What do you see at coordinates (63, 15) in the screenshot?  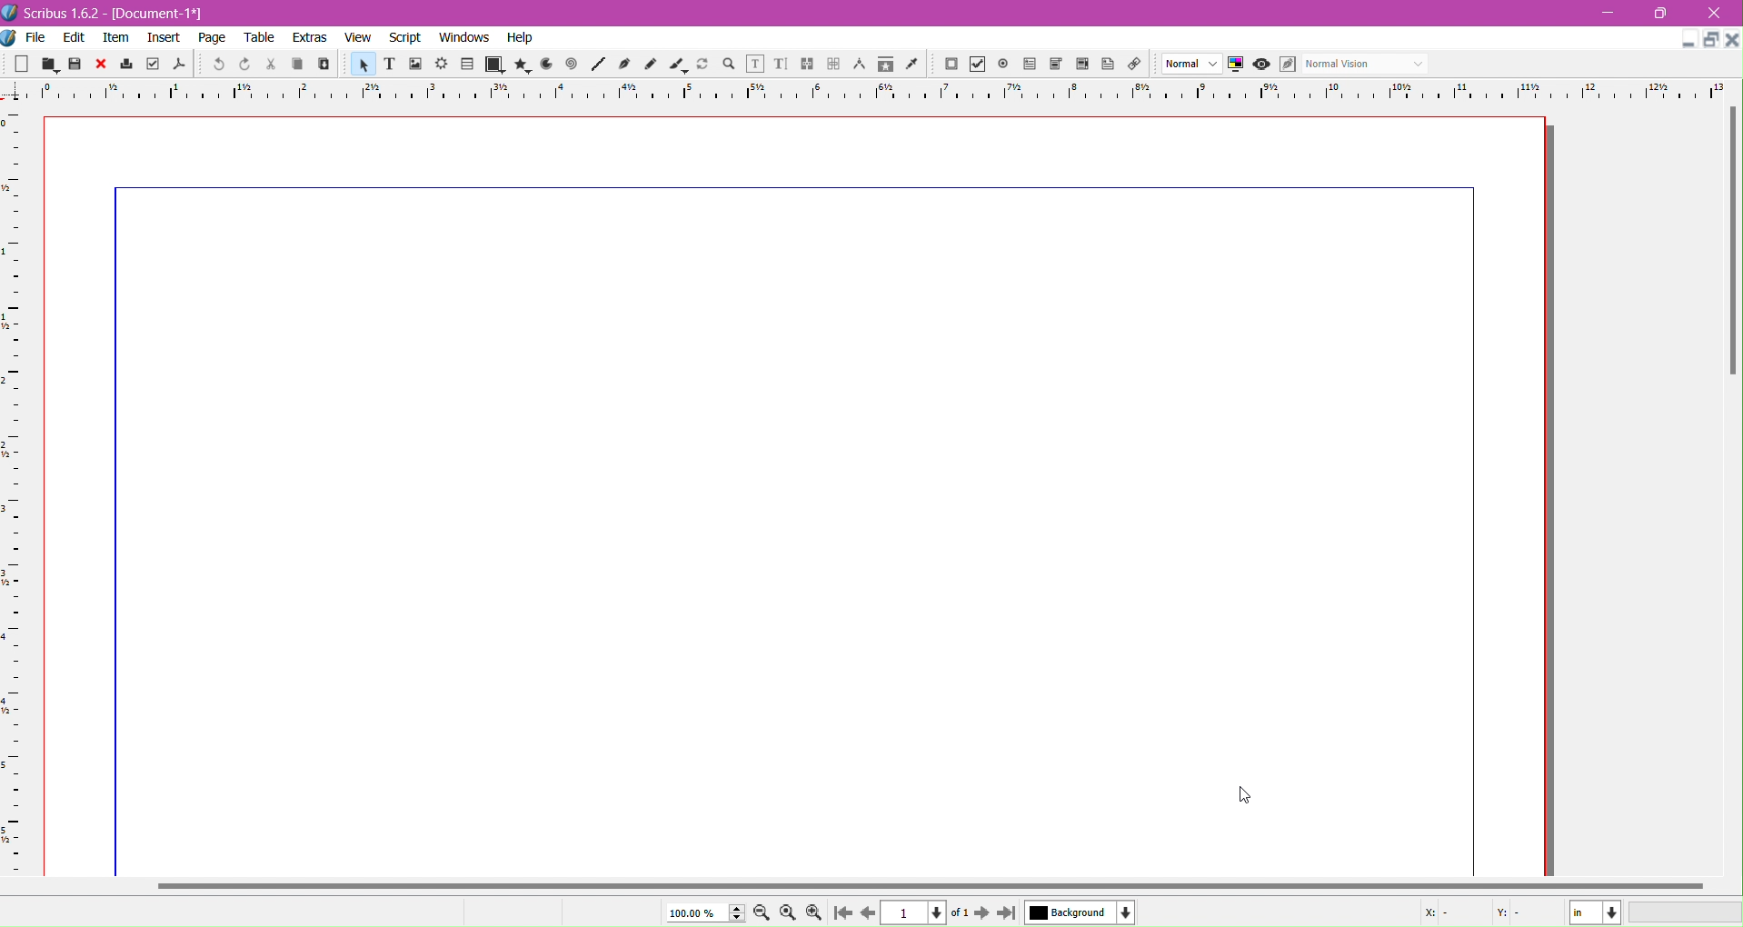 I see `app name` at bounding box center [63, 15].